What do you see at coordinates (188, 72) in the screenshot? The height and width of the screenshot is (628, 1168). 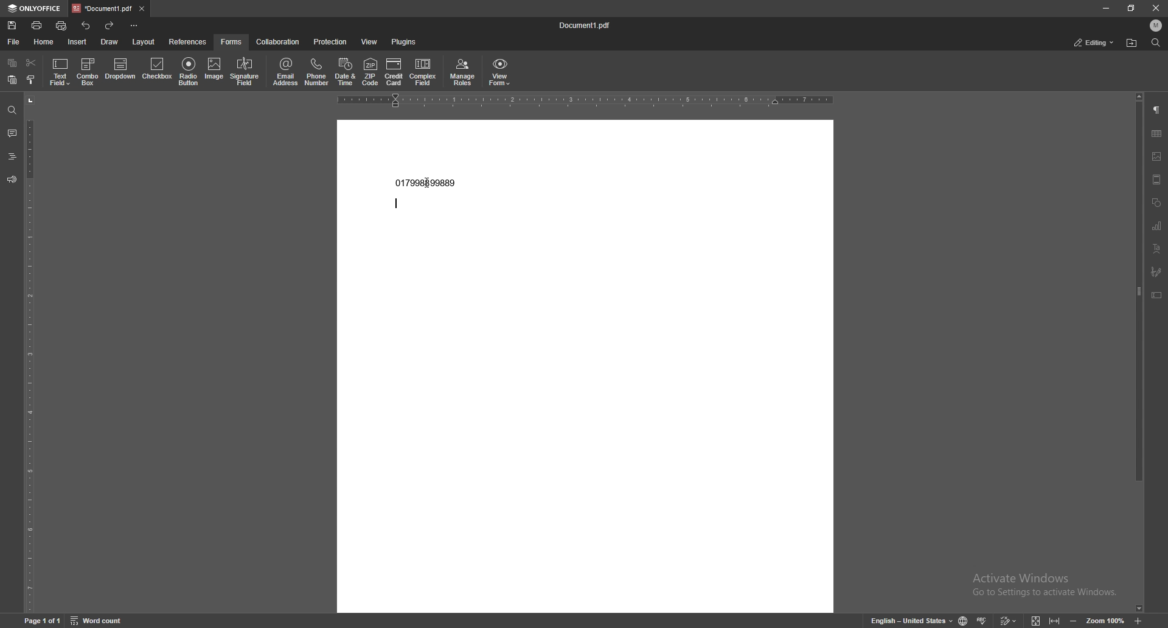 I see `radio button` at bounding box center [188, 72].